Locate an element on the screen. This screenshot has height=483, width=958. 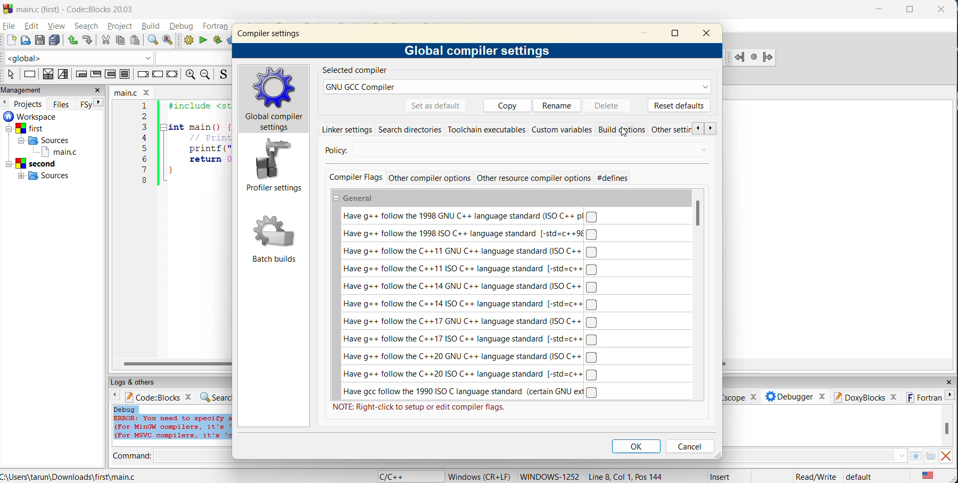
find is located at coordinates (152, 41).